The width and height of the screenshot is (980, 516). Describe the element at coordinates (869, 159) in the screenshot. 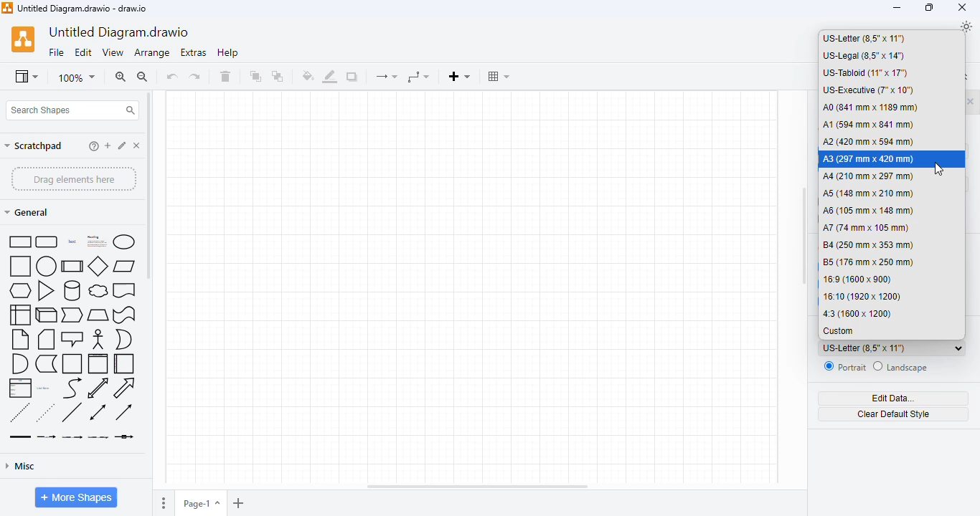

I see `A3` at that location.